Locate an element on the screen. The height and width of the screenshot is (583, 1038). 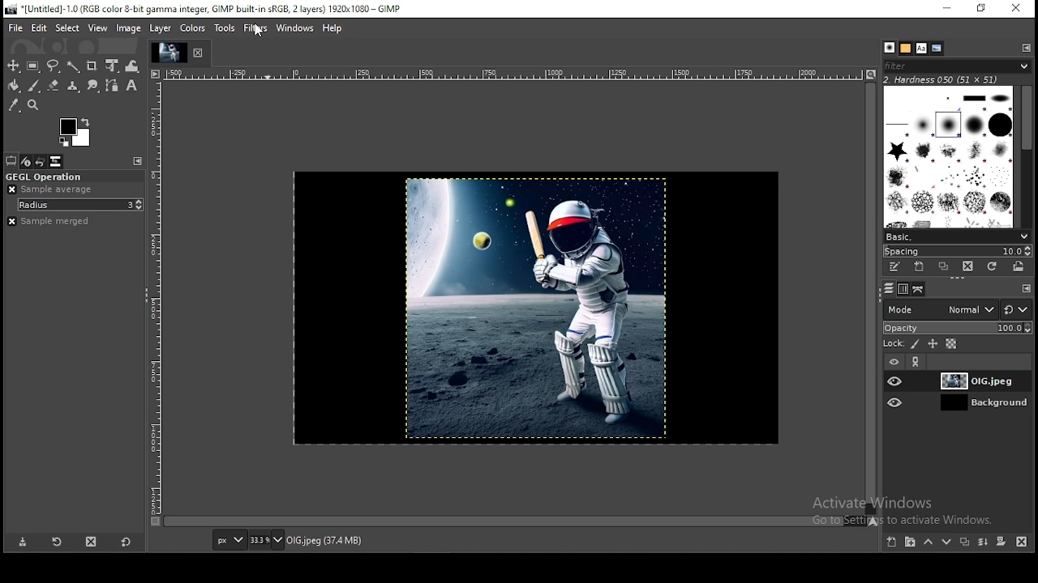
document history is located at coordinates (937, 49).